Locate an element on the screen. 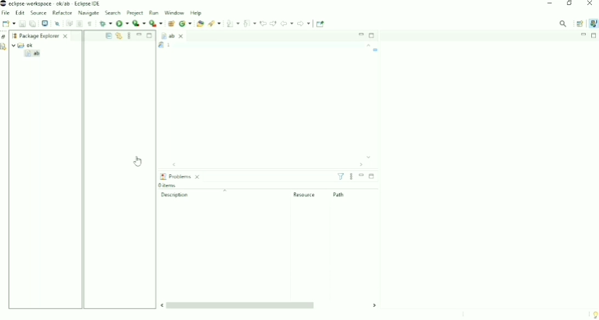 The width and height of the screenshot is (599, 320). Maximize is located at coordinates (150, 36).